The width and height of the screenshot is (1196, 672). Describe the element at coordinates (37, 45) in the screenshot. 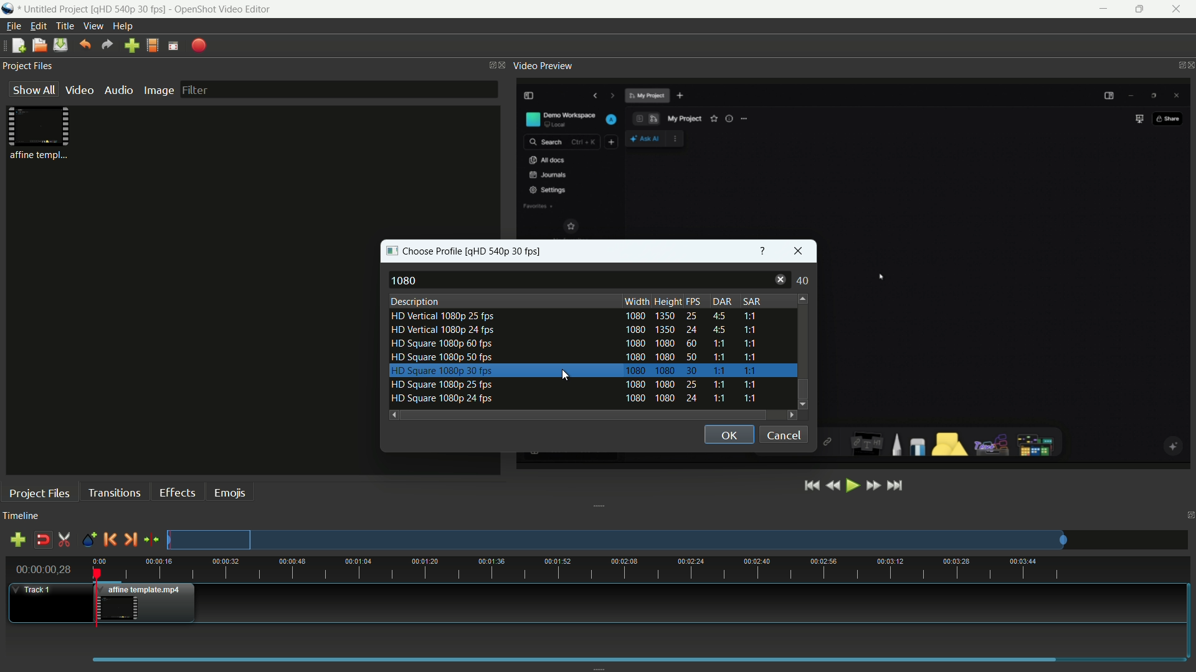

I see `open file` at that location.